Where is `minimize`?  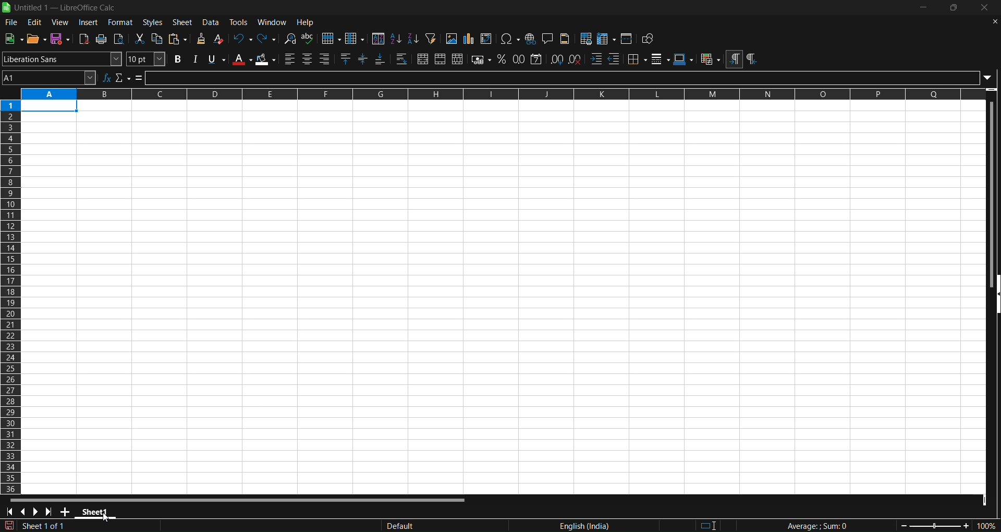
minimize is located at coordinates (923, 7).